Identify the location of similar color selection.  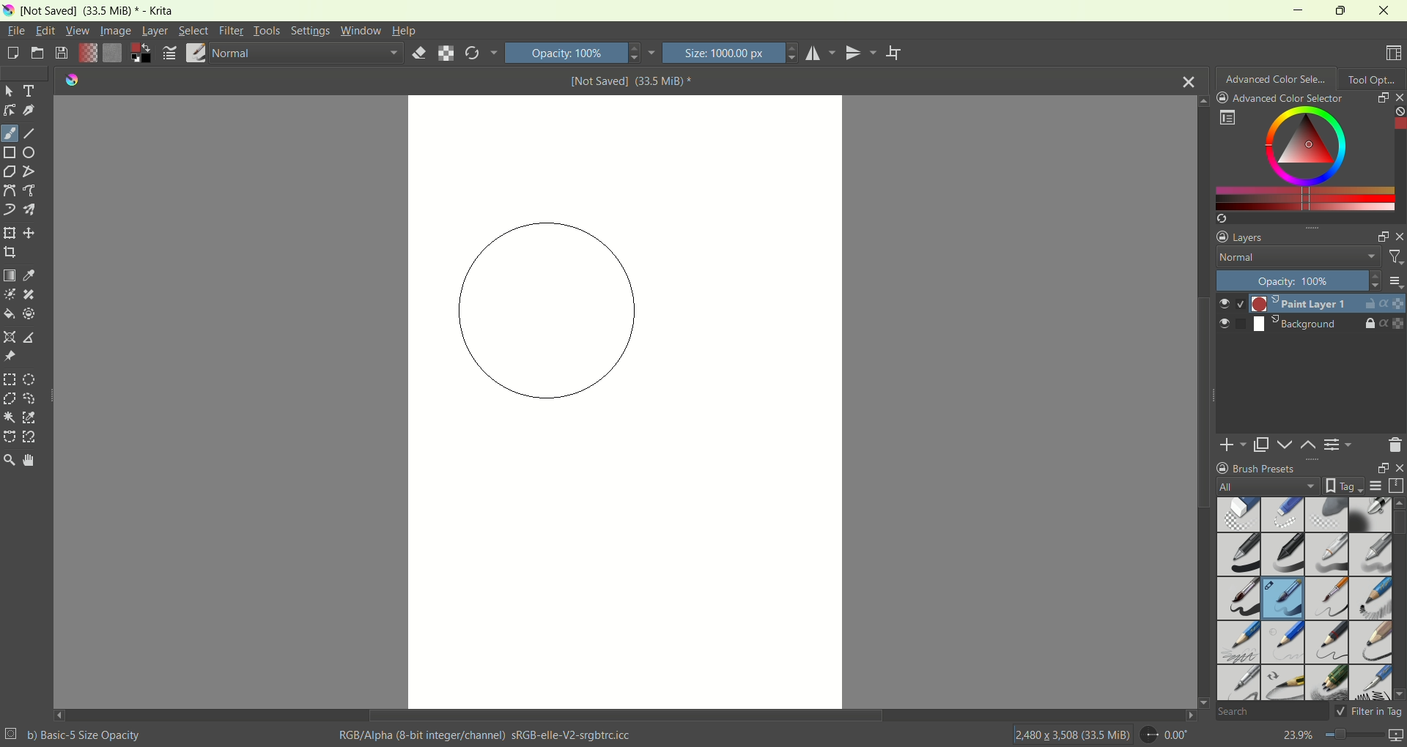
(29, 417).